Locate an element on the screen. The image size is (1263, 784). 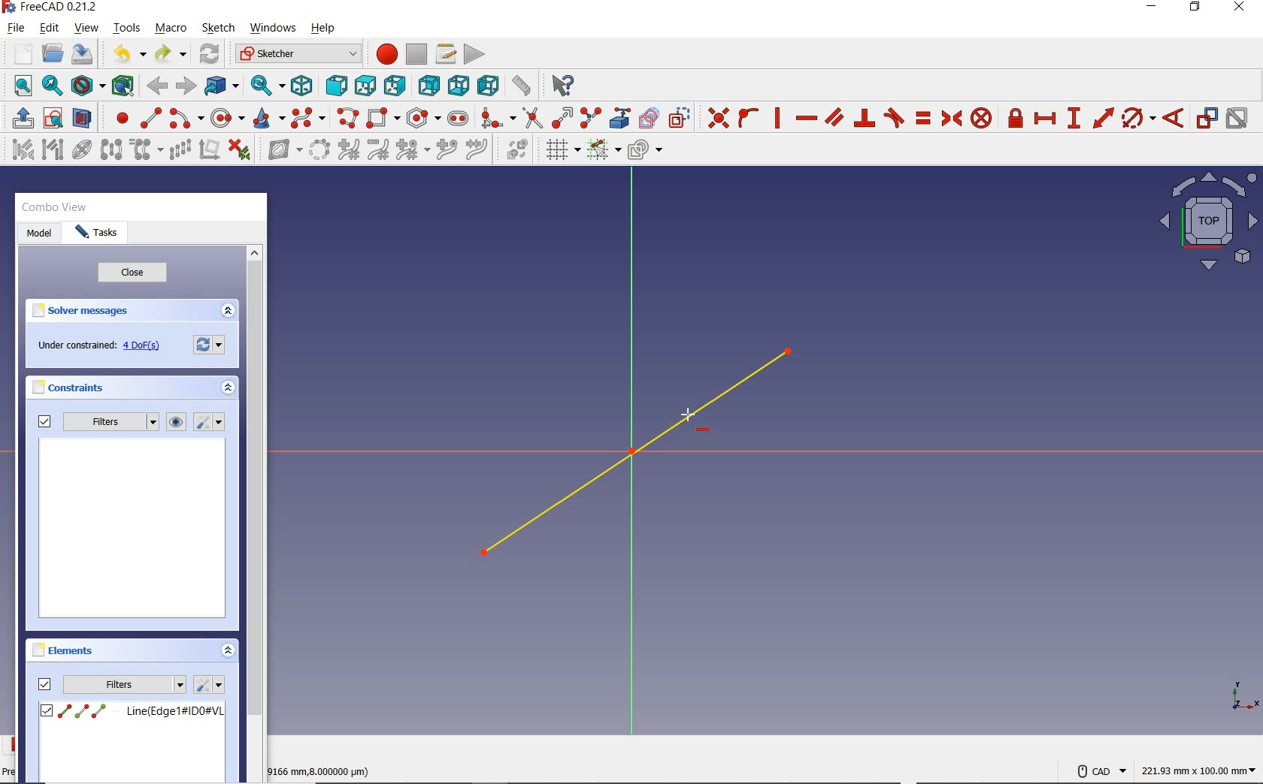
TOGGLE SNAP is located at coordinates (603, 151).